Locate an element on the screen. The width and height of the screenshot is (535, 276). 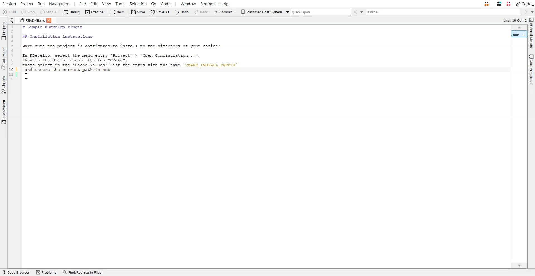
File System is located at coordinates (4, 112).